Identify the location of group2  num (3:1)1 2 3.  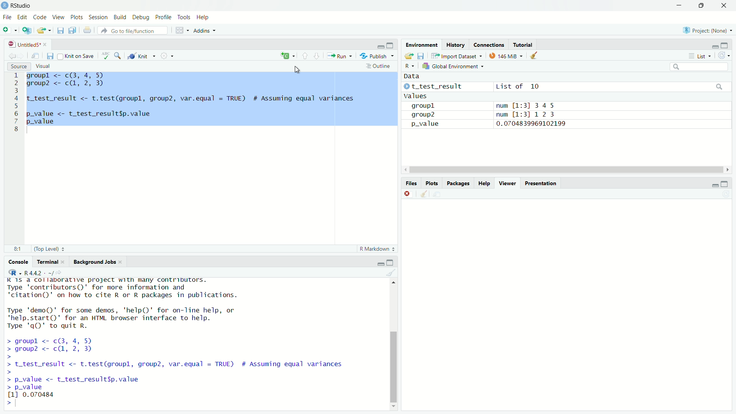
(483, 115).